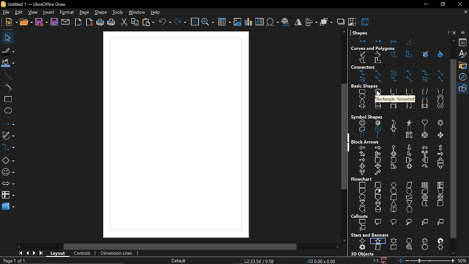 This screenshot has height=264, width=469. What do you see at coordinates (195, 22) in the screenshot?
I see `grid` at bounding box center [195, 22].